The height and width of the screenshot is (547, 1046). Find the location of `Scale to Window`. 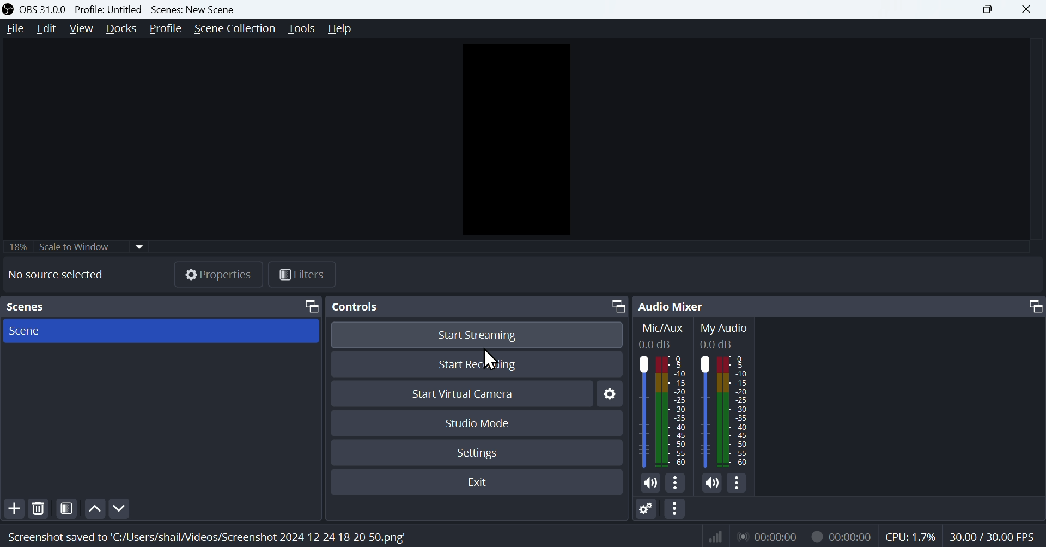

Scale to Window is located at coordinates (91, 246).